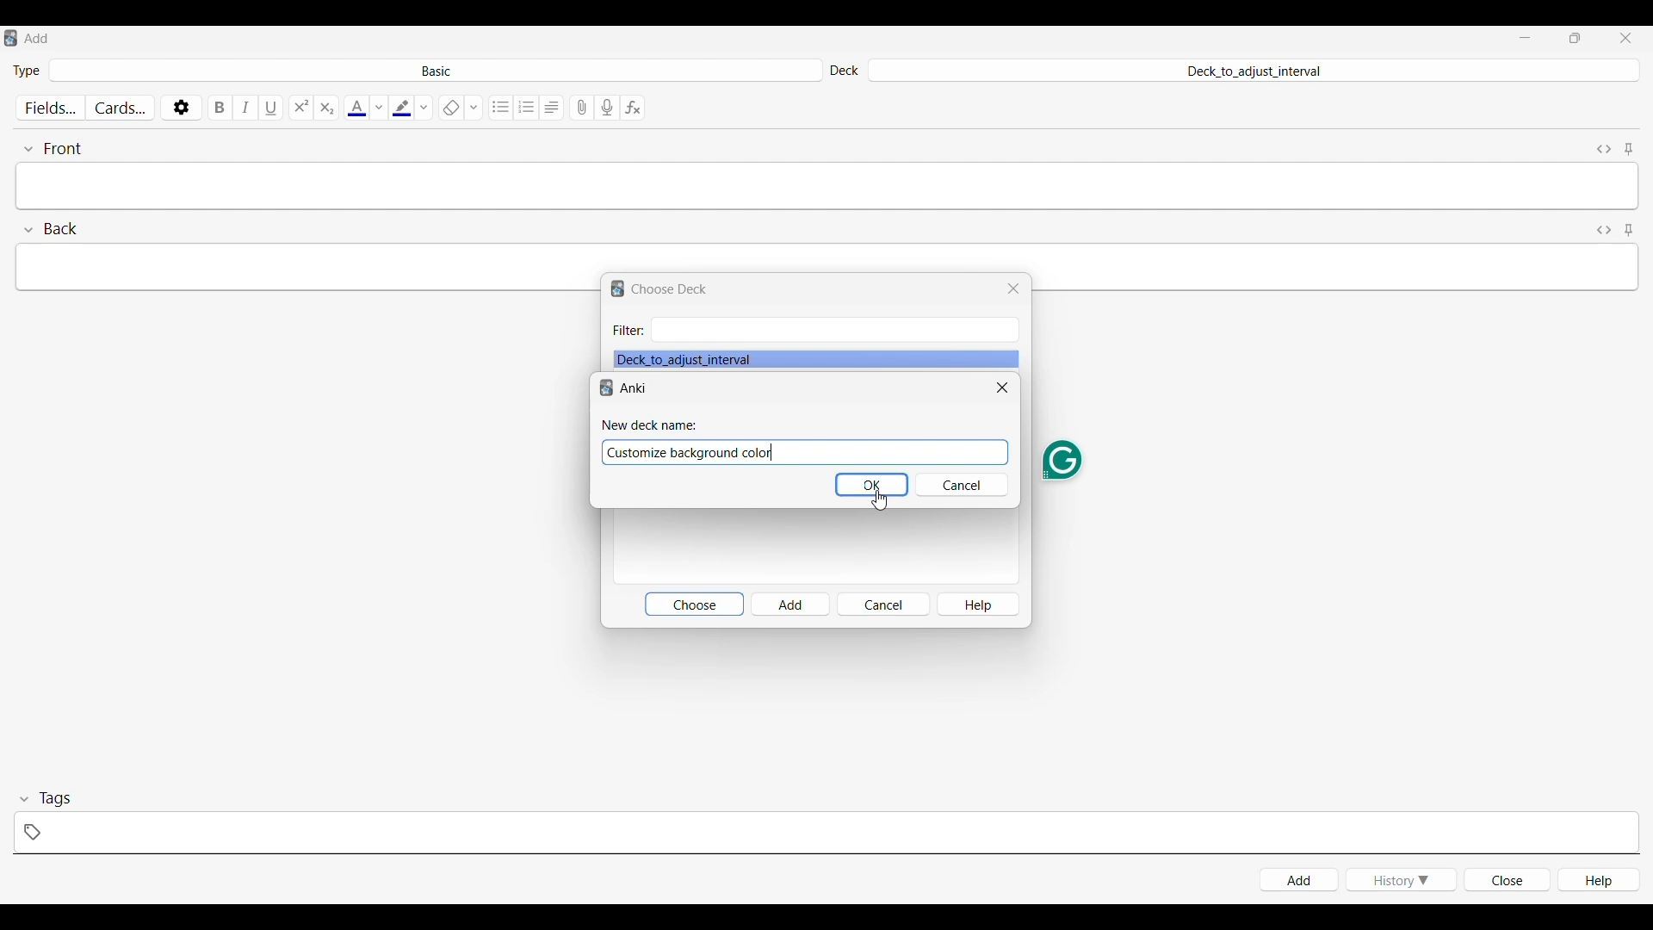  What do you see at coordinates (582, 108) in the screenshot?
I see `Attach pictures/audio/video` at bounding box center [582, 108].